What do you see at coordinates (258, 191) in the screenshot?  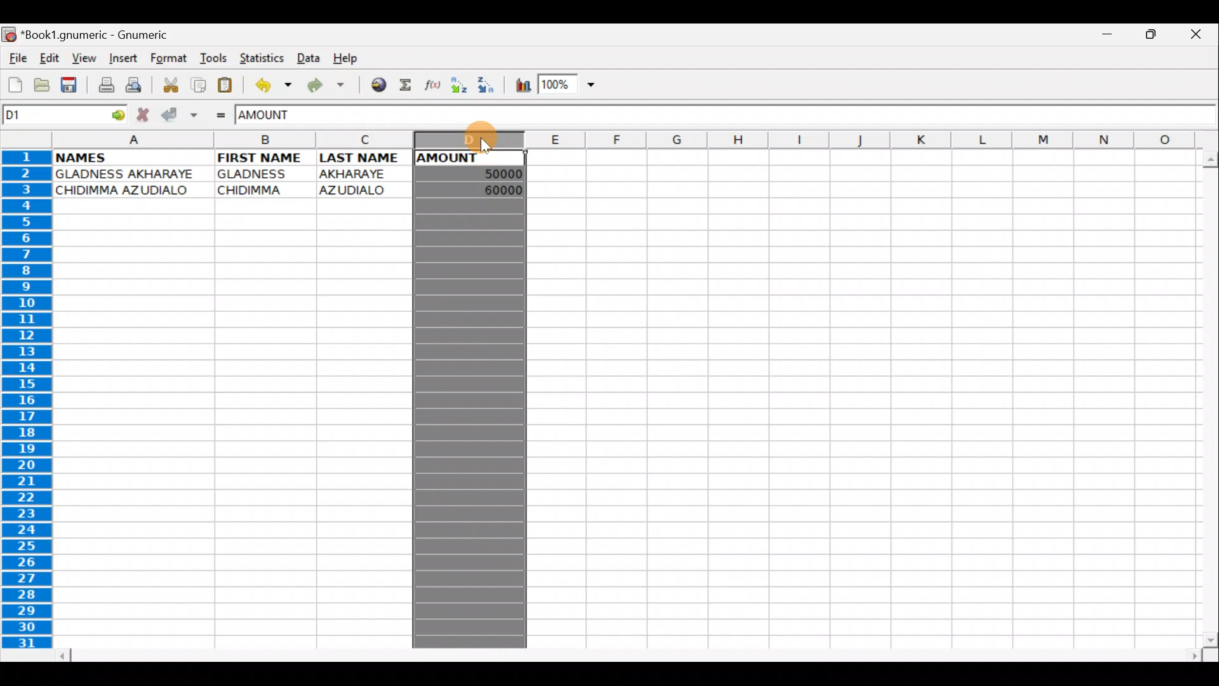 I see `CHIDIMMA` at bounding box center [258, 191].